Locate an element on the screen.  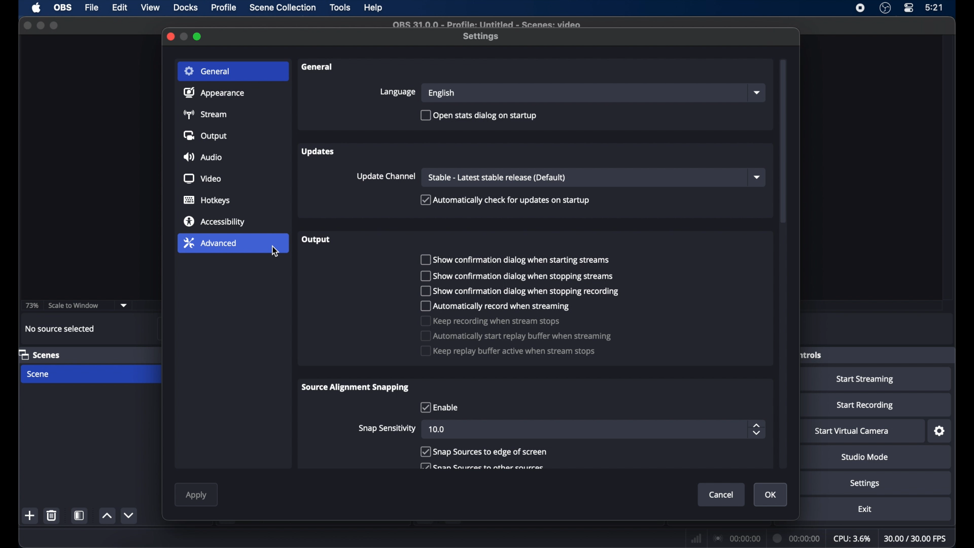
cancel is located at coordinates (722, 495).